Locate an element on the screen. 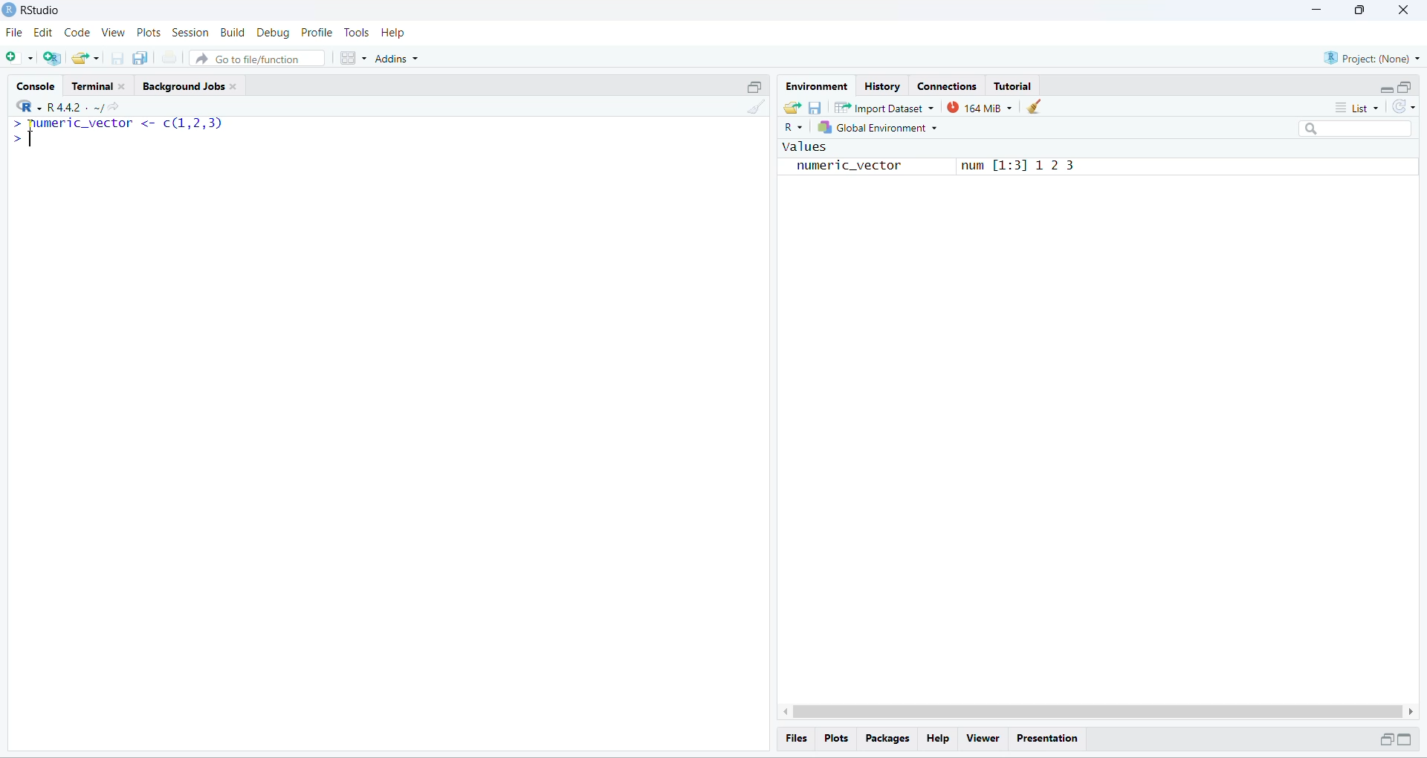 The image size is (1427, 758). save current document is located at coordinates (117, 59).